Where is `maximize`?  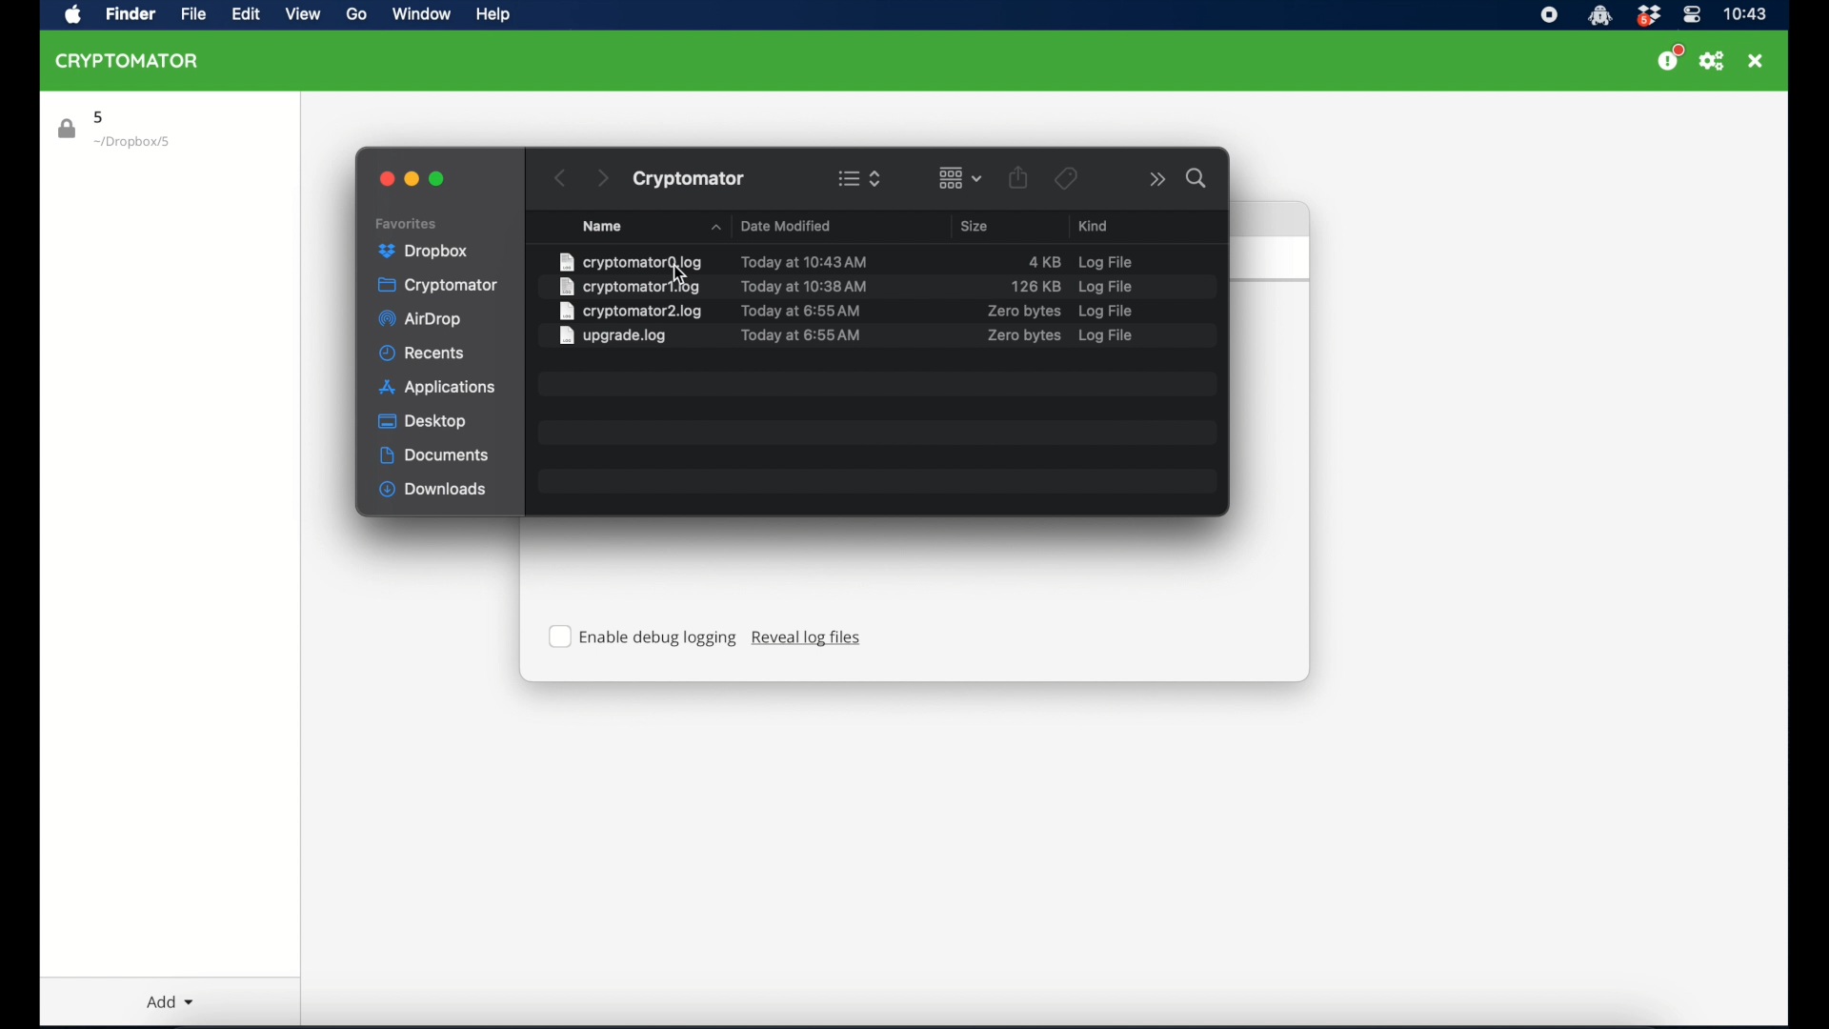 maximize is located at coordinates (437, 179).